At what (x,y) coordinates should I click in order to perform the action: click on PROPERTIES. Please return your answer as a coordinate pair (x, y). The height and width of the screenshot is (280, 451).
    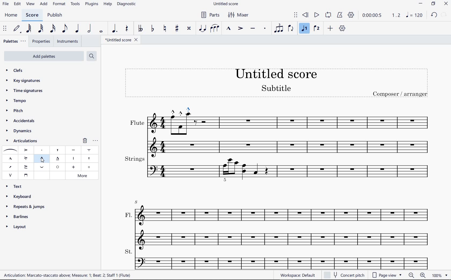
    Looking at the image, I should click on (42, 41).